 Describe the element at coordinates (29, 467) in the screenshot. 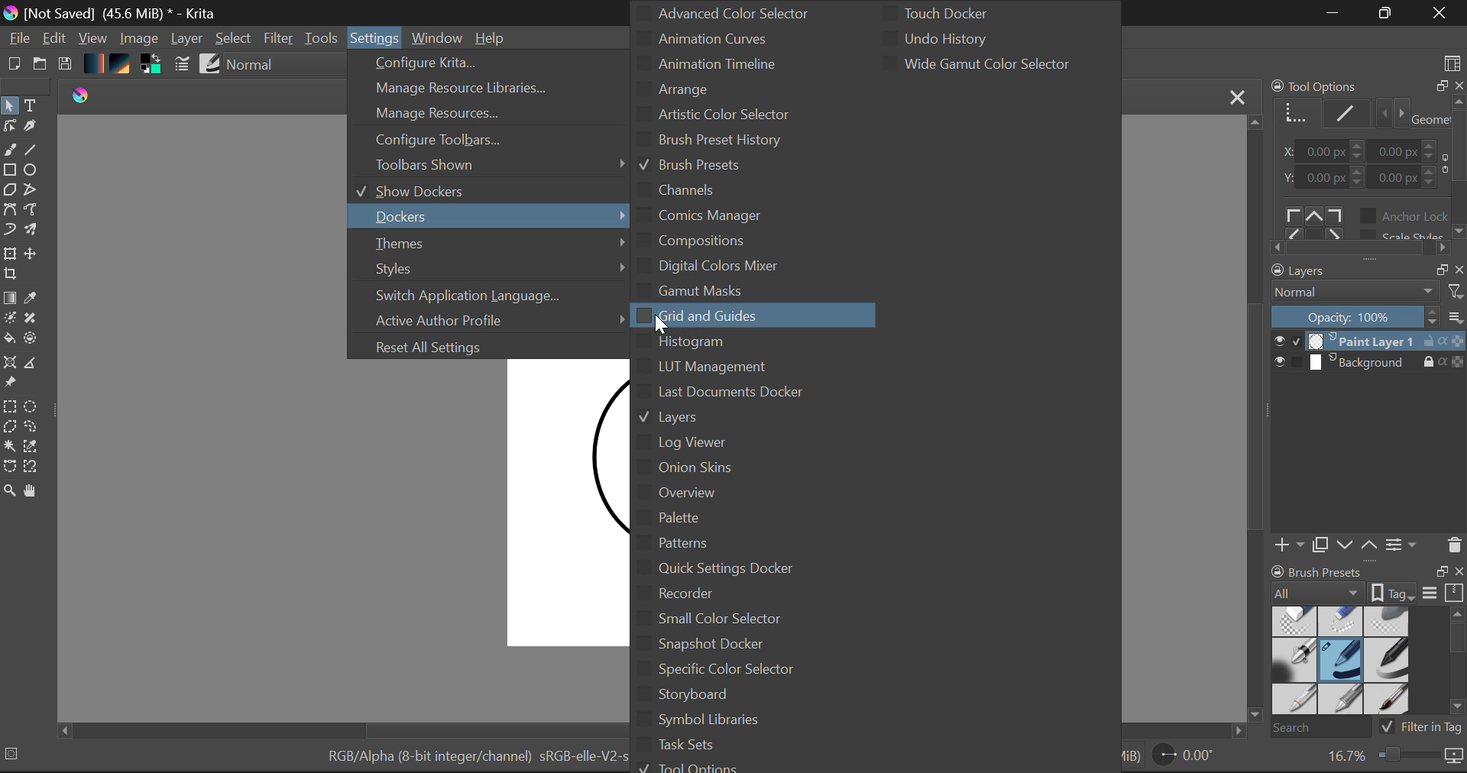

I see `Magnetic Selection` at that location.